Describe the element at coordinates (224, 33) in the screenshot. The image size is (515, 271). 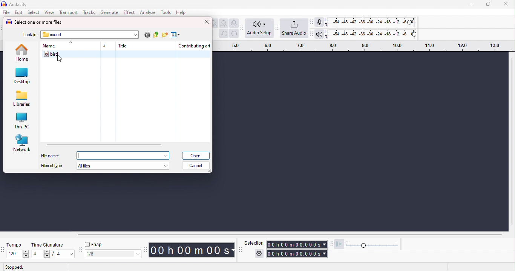
I see `undo` at that location.